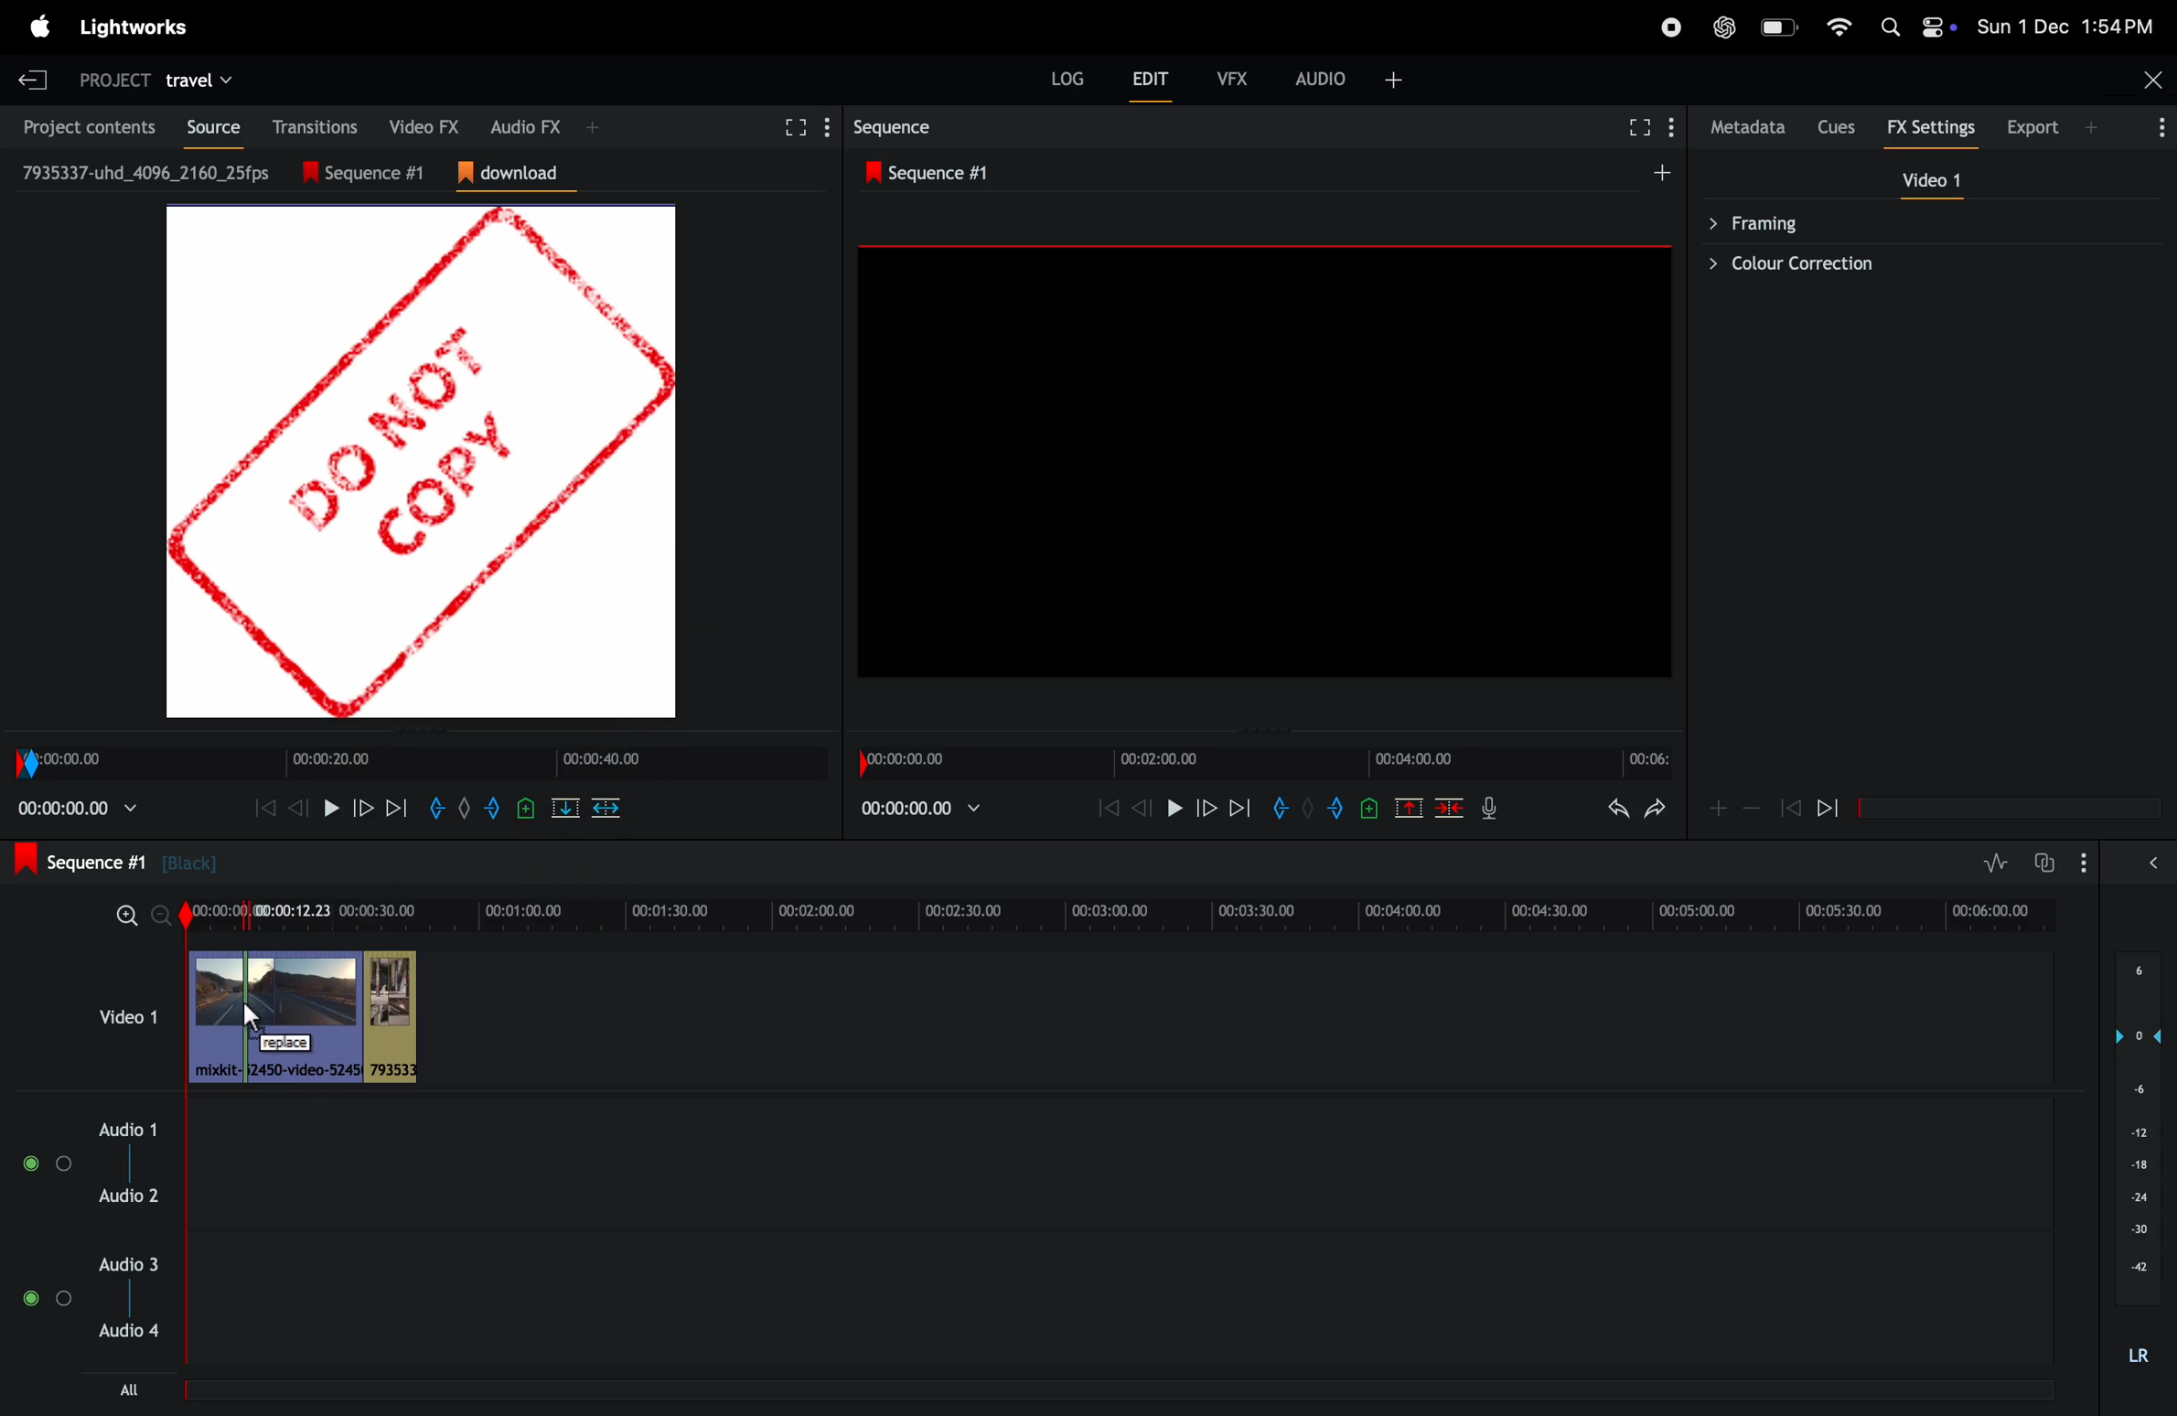  What do you see at coordinates (252, 1018) in the screenshot?
I see `Cursor` at bounding box center [252, 1018].